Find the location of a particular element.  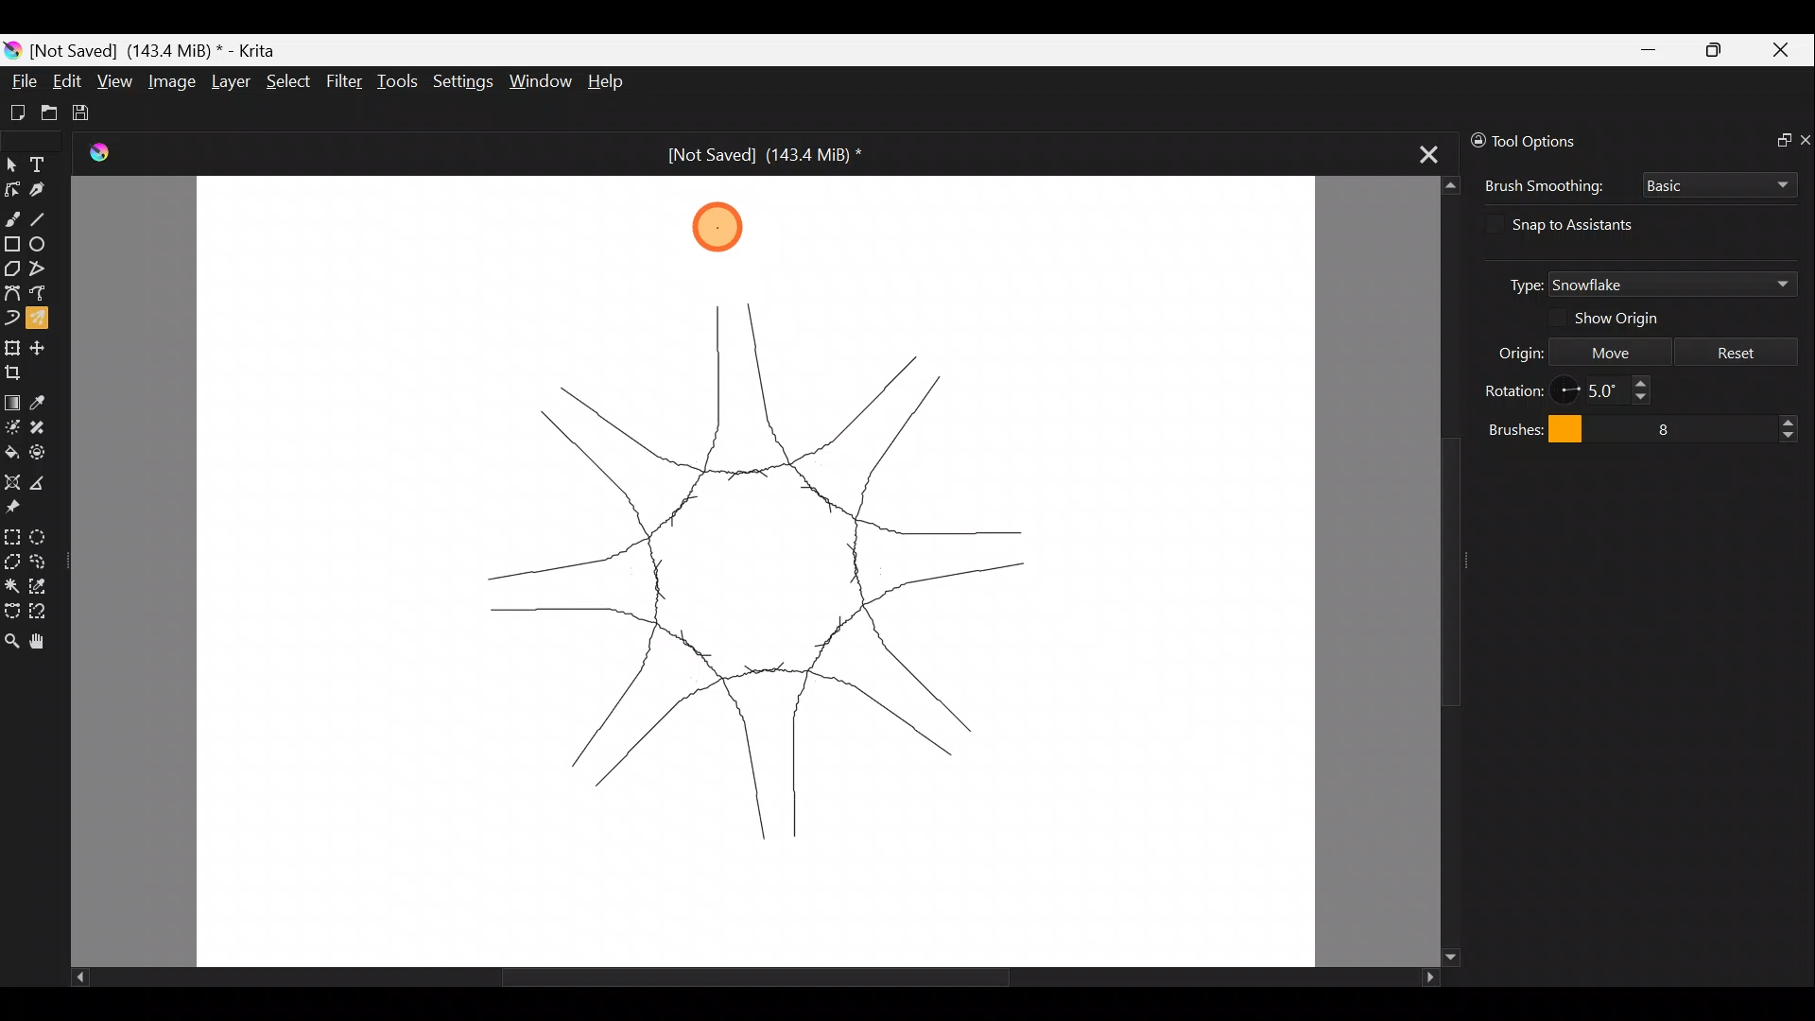

Text tool is located at coordinates (42, 164).